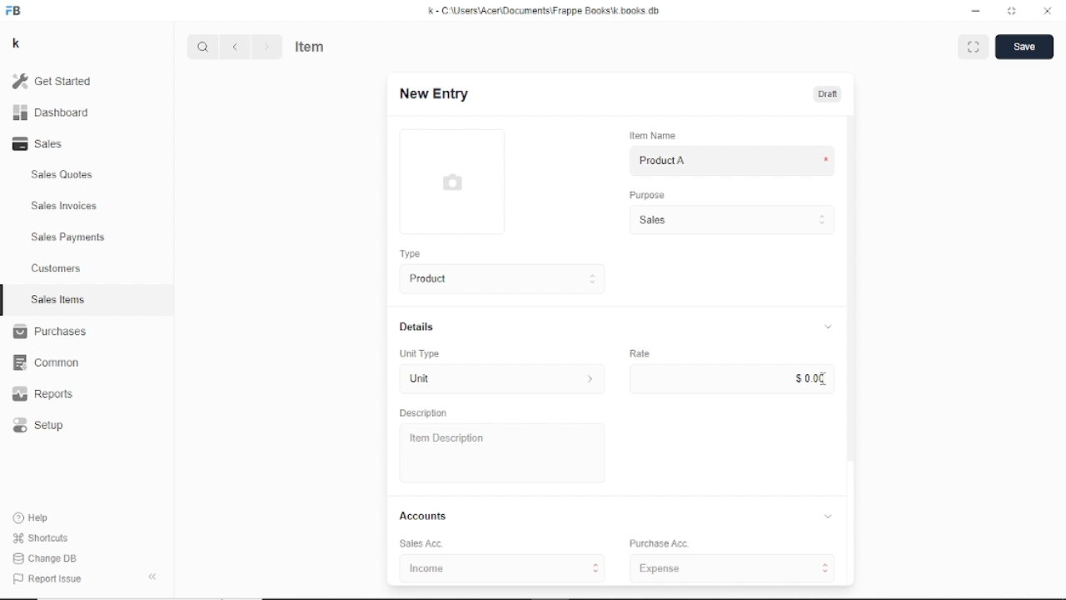 This screenshot has width=1066, height=600. I want to click on Minimize, so click(977, 12).